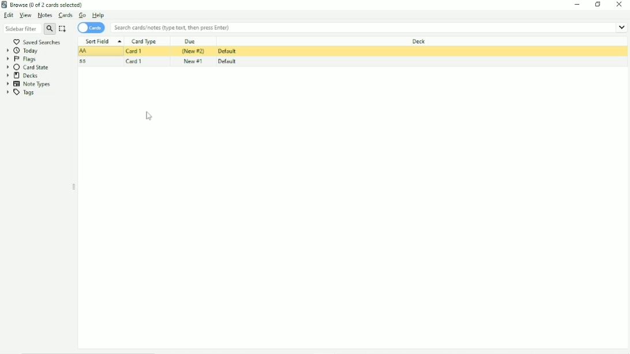 The width and height of the screenshot is (630, 354). What do you see at coordinates (8, 16) in the screenshot?
I see `Edit` at bounding box center [8, 16].